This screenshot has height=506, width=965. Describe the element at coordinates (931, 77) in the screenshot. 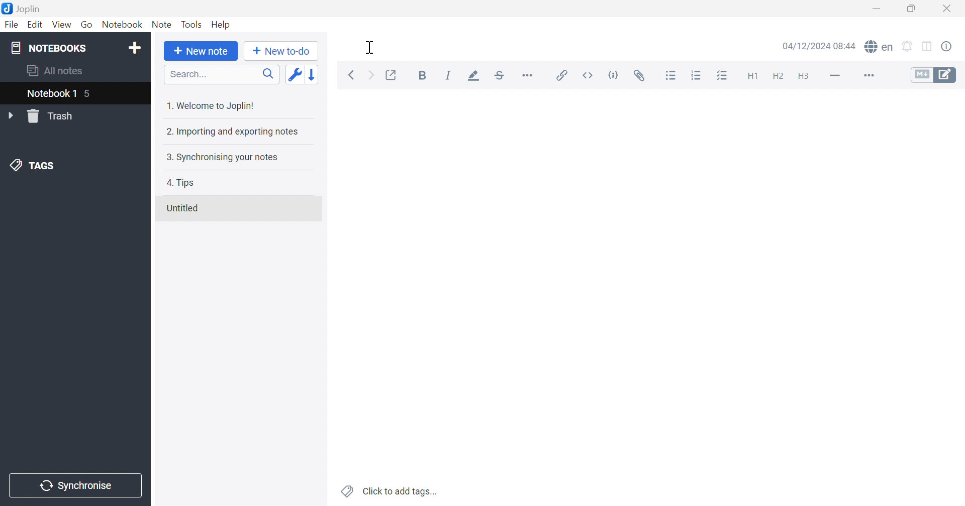

I see `Toggle Editors` at that location.